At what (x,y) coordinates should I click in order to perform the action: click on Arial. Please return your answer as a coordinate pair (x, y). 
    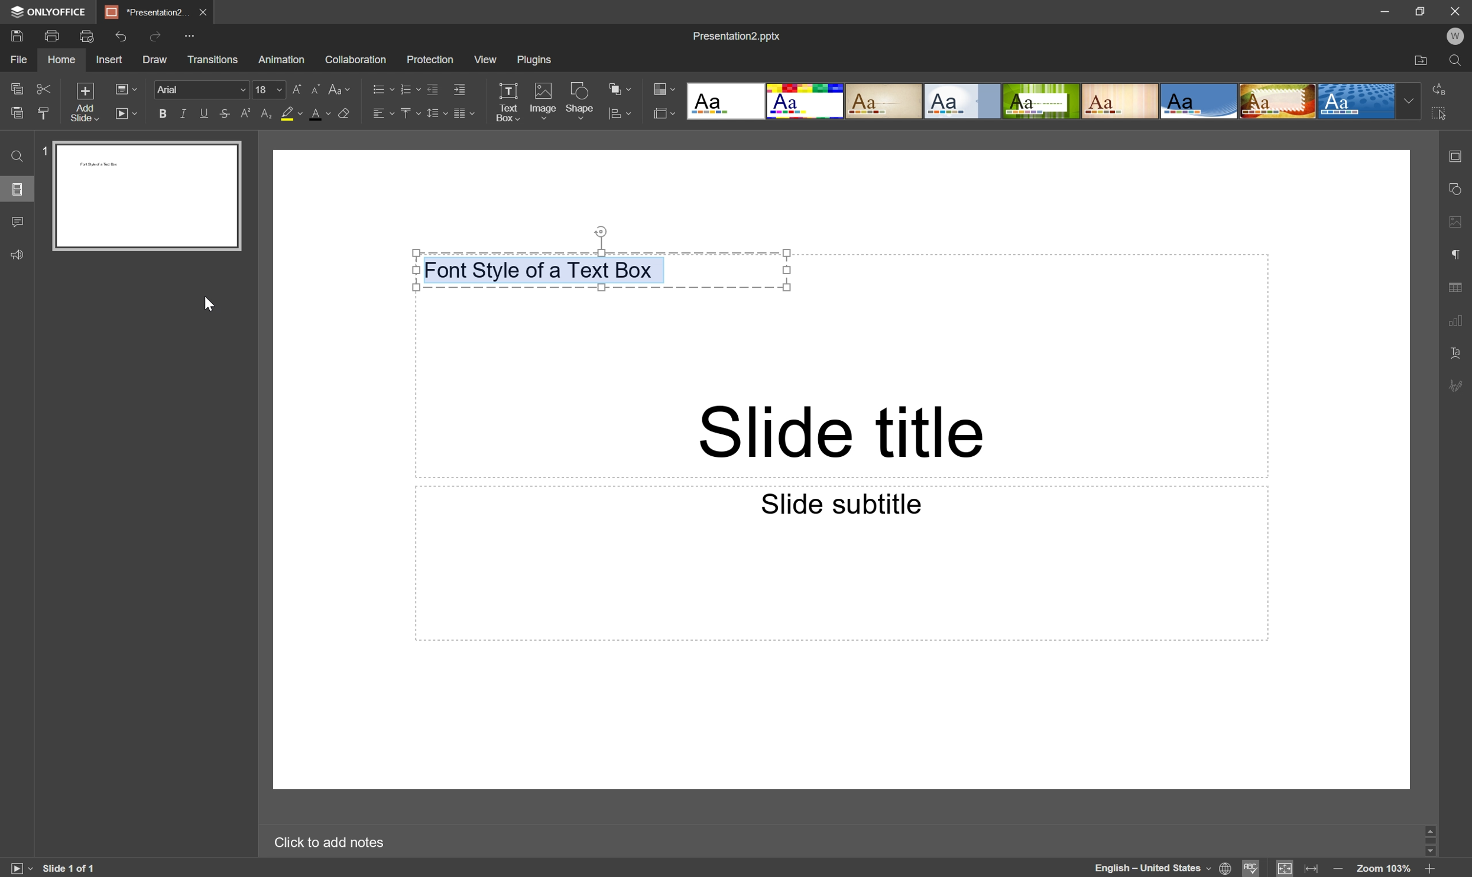
    Looking at the image, I should click on (200, 90).